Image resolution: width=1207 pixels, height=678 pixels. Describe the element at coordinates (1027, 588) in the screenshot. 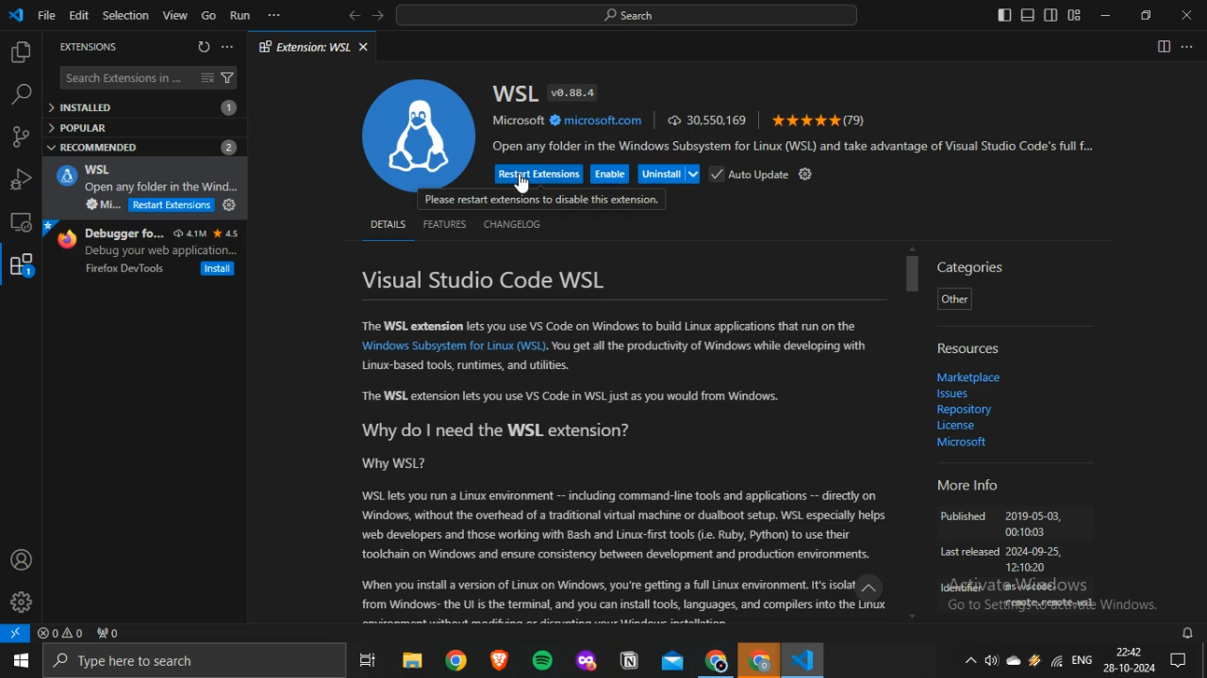

I see `Ws-vscode-` at that location.